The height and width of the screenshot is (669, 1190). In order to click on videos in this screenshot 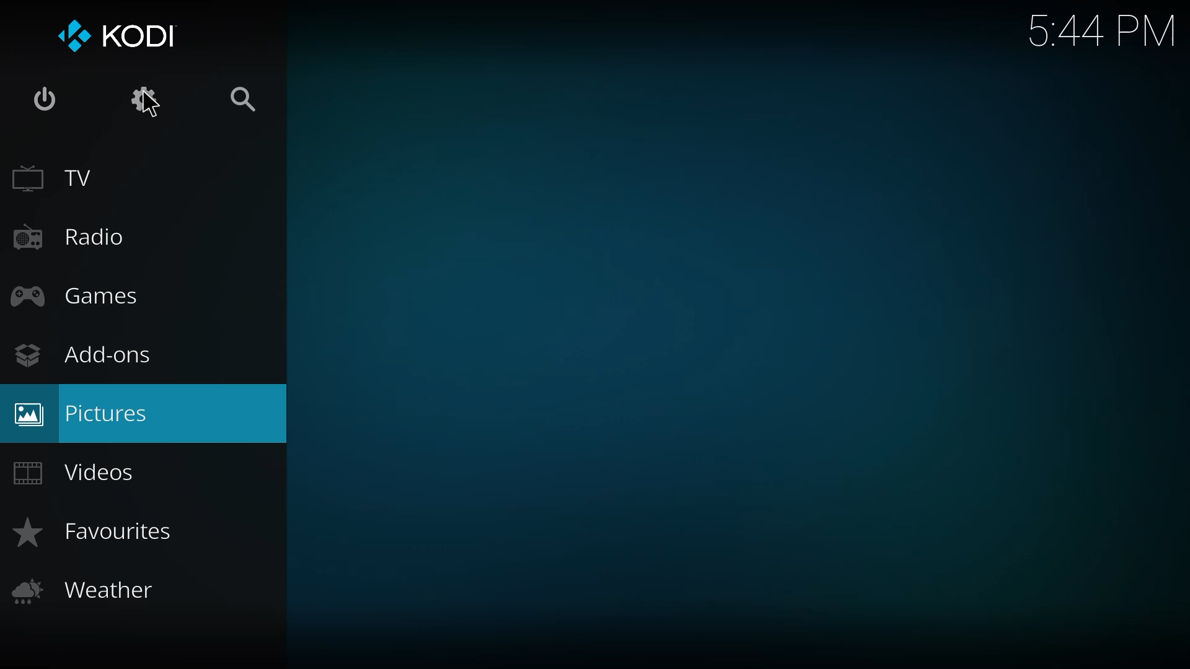, I will do `click(86, 470)`.